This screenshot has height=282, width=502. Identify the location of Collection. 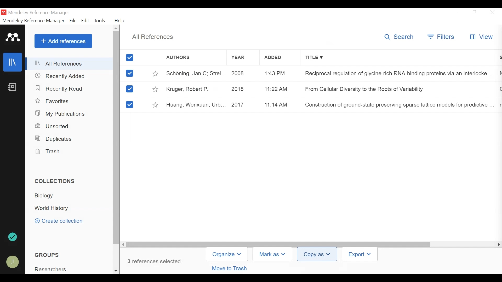
(53, 209).